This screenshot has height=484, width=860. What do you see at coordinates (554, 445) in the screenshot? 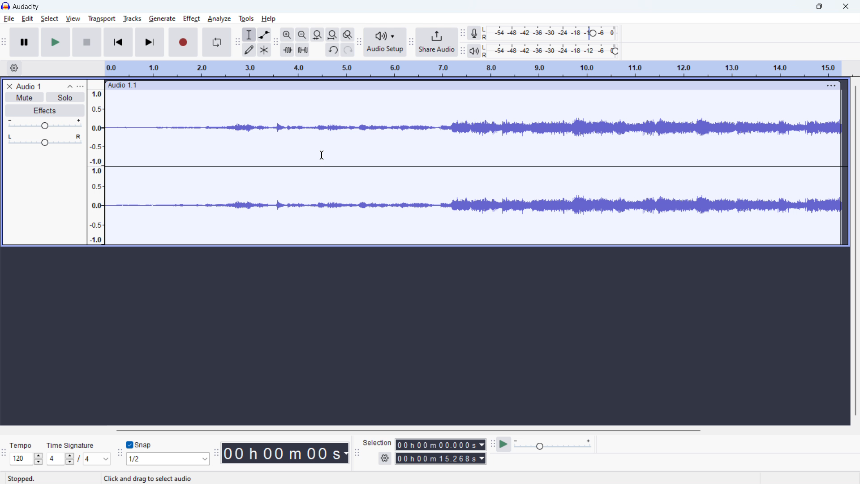
I see `playback meter` at bounding box center [554, 445].